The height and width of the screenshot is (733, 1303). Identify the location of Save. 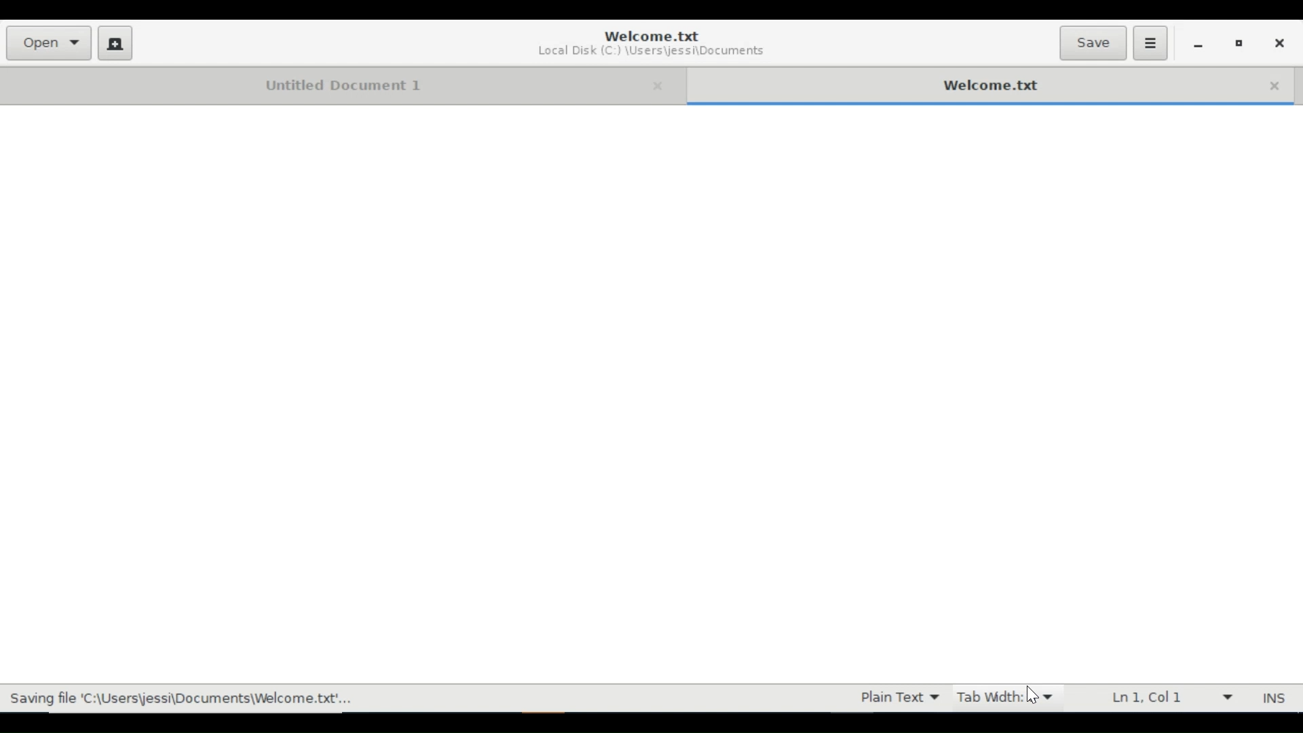
(1093, 42).